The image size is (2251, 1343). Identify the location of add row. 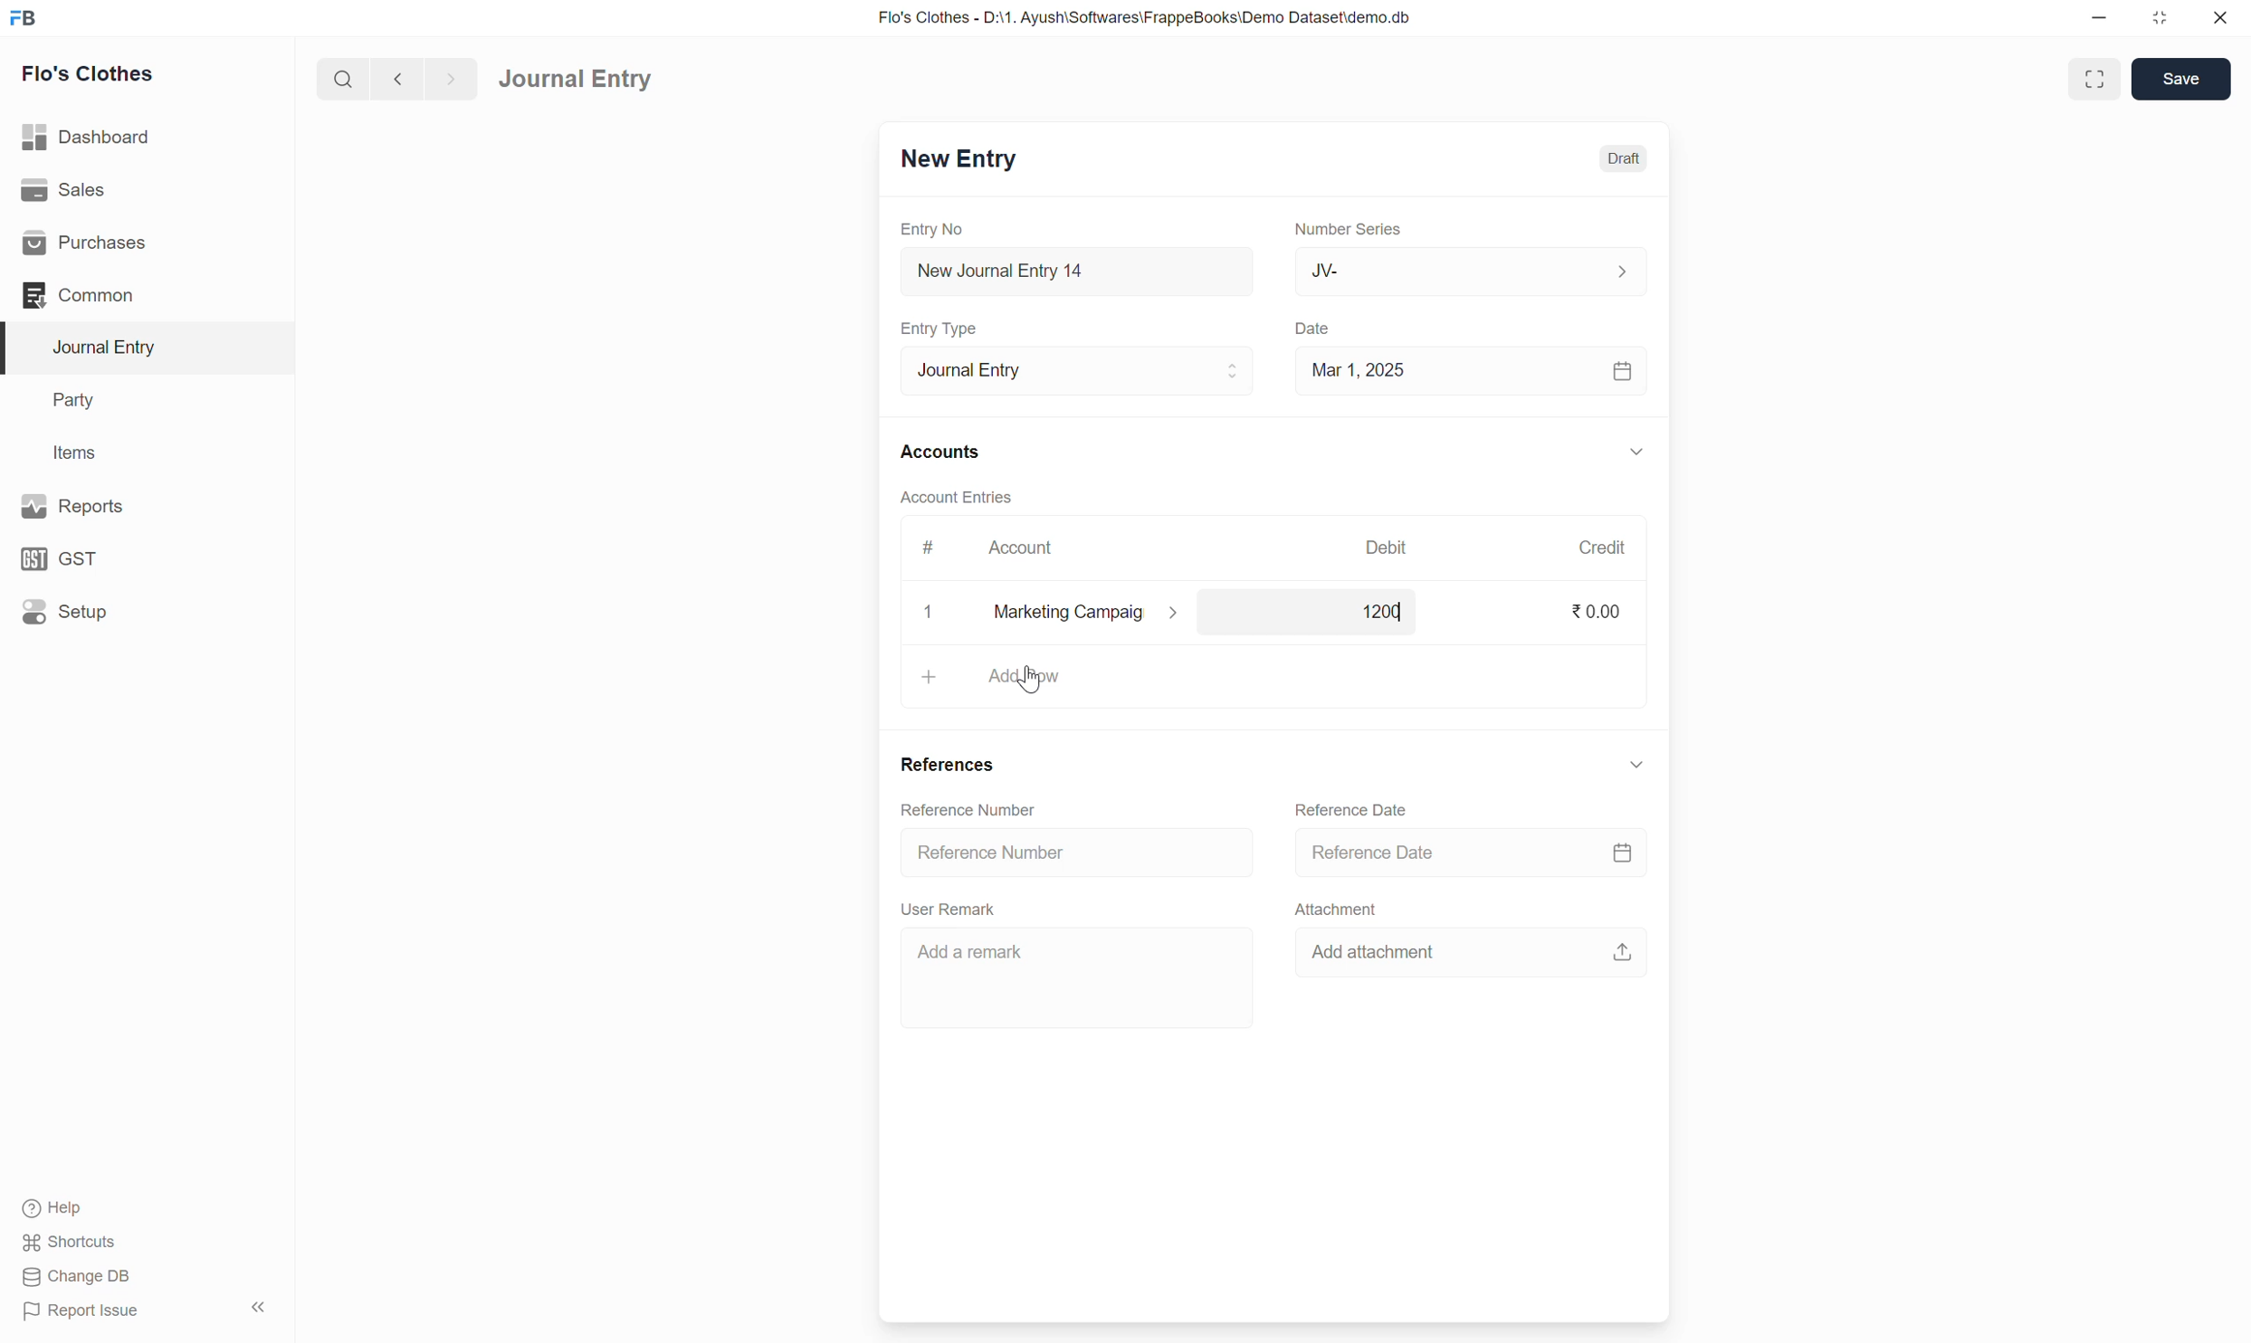
(1029, 675).